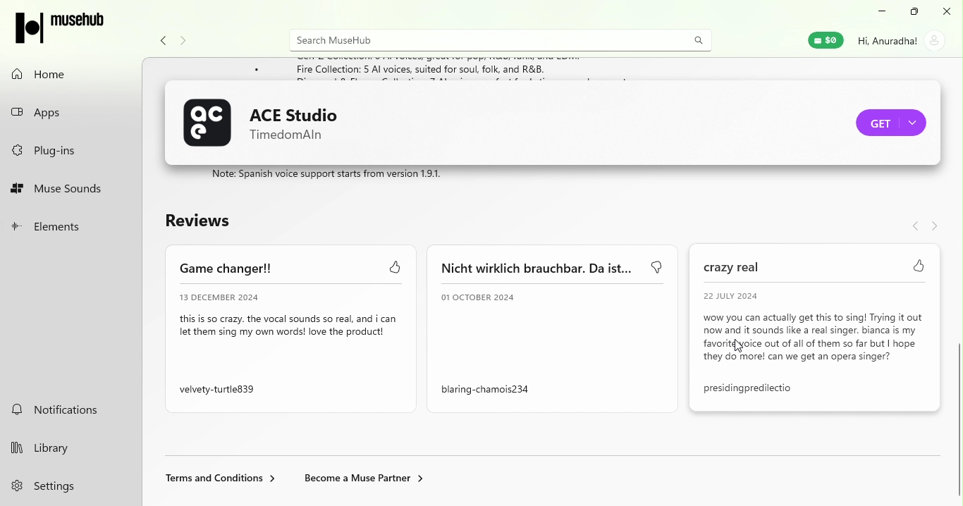 Image resolution: width=963 pixels, height=506 pixels. What do you see at coordinates (890, 121) in the screenshot?
I see `Purchase ACE studio` at bounding box center [890, 121].